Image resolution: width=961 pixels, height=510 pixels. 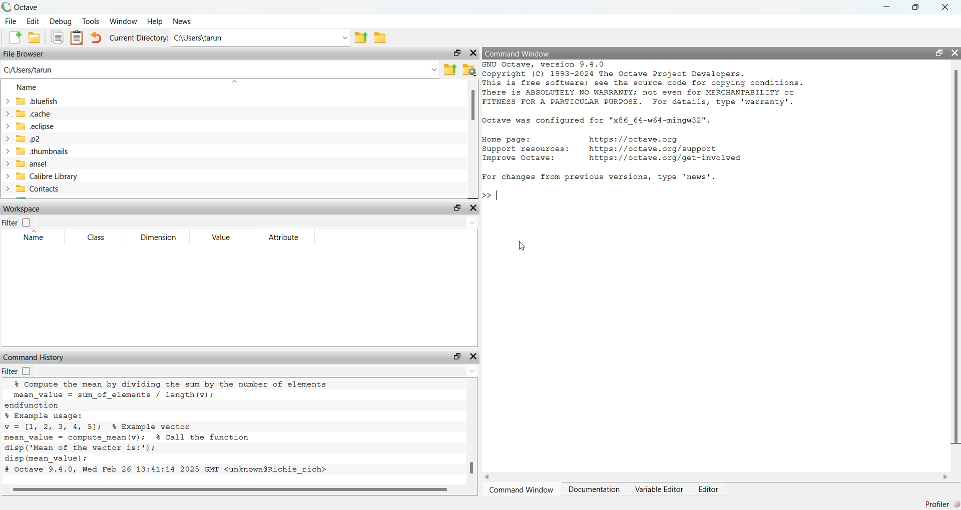 What do you see at coordinates (644, 84) in the screenshot?
I see `GNU Octave, version 9.4.0

Copyright (C) 1993-2024 The Octave Project Developers.

This is free software; see the source code for copying conditions.
There is ABSOLUTELY NO WARRANTY; not even for MERCHANTABILITY or
FITNESS FOR A PARTICULAR PURPOSE. For details, type 'warranty'.` at bounding box center [644, 84].